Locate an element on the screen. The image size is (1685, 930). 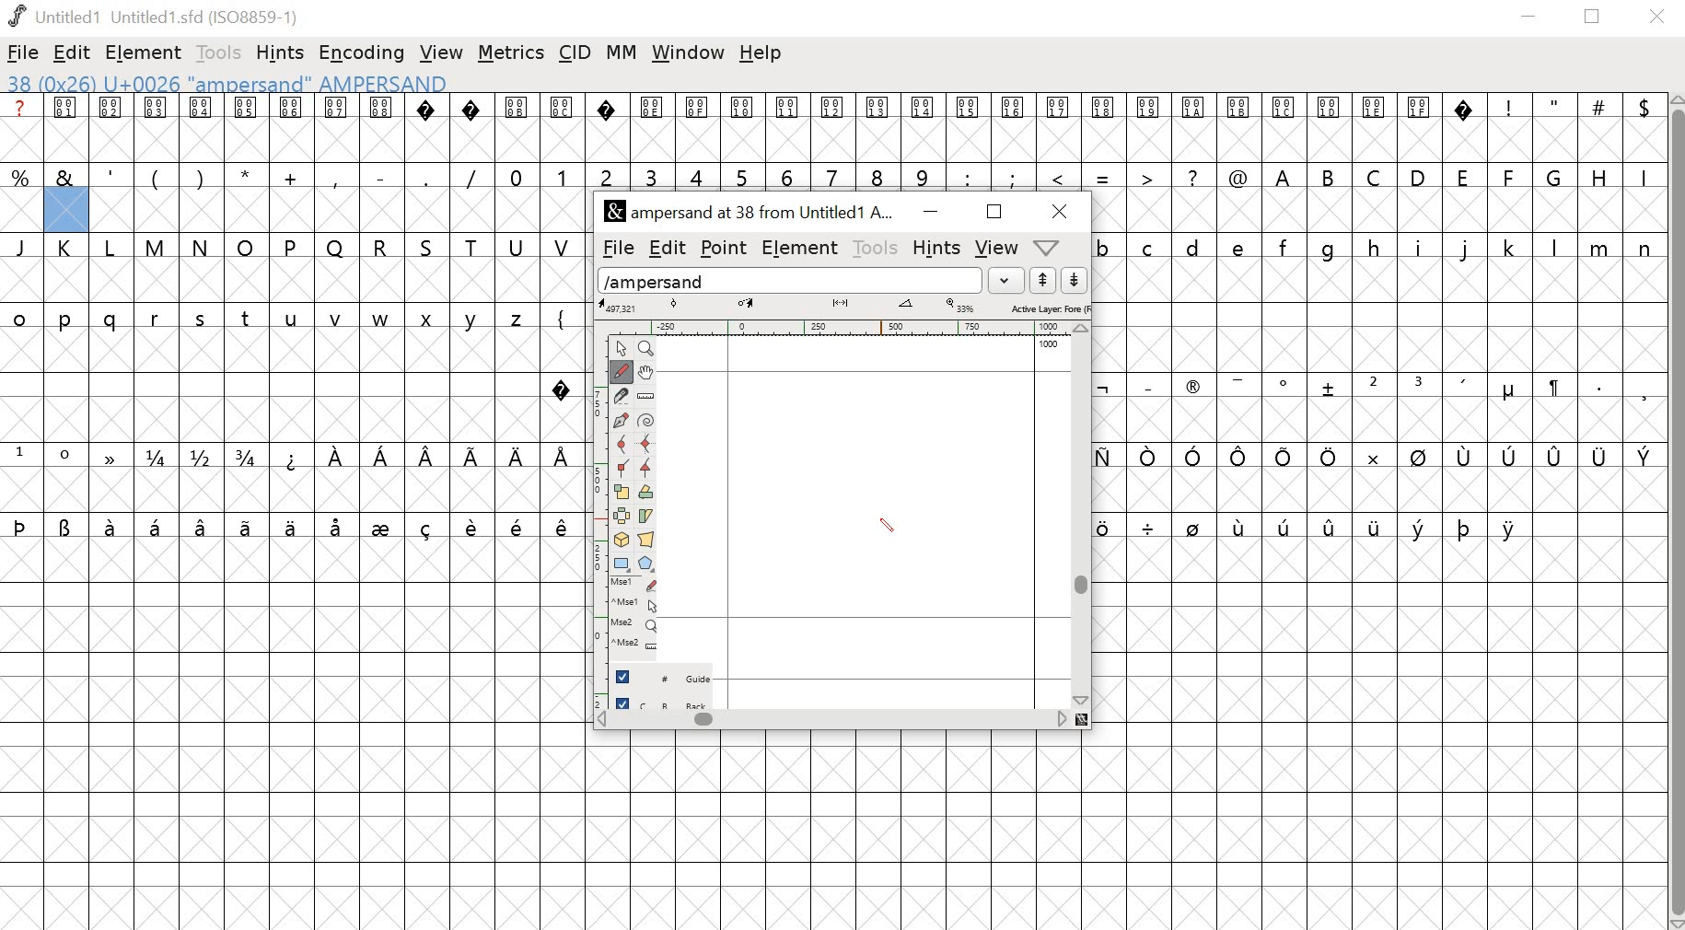
Mse2 is located at coordinates (636, 624).